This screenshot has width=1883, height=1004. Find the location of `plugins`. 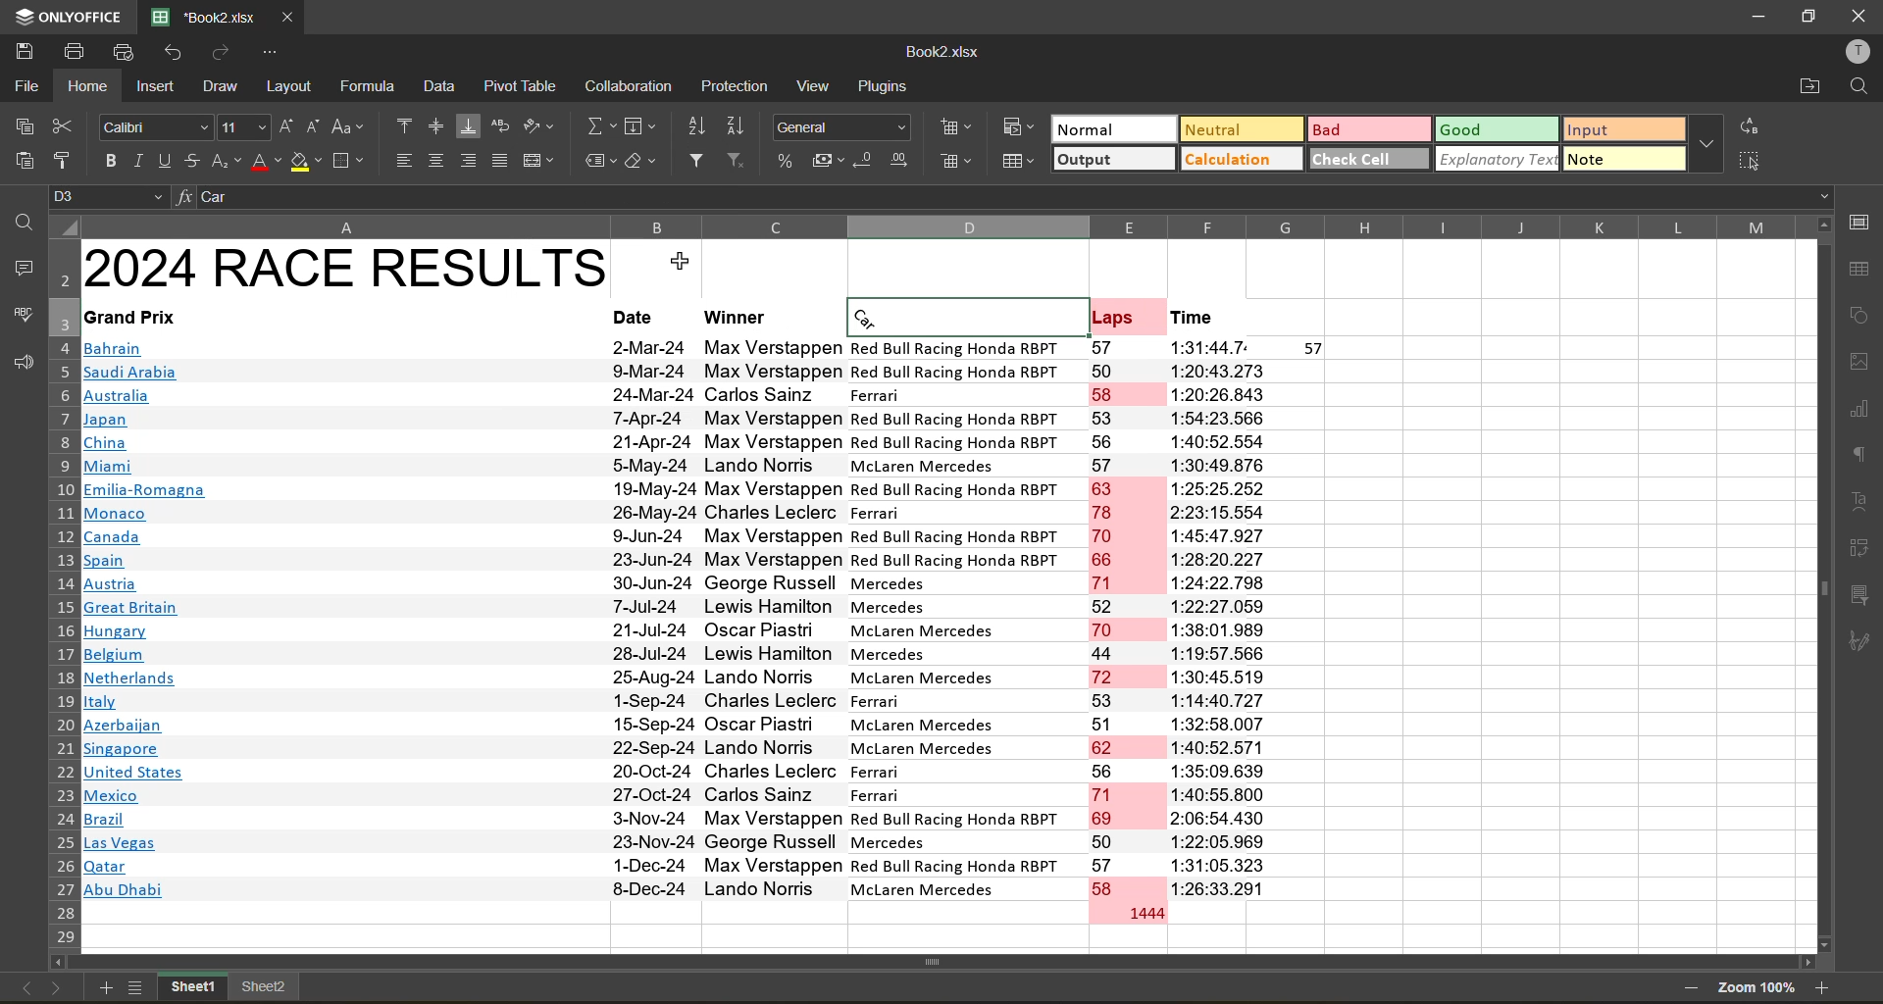

plugins is located at coordinates (887, 84).